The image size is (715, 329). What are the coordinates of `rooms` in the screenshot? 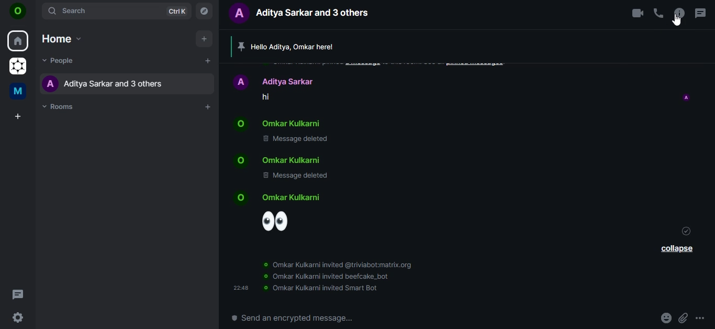 It's located at (60, 106).